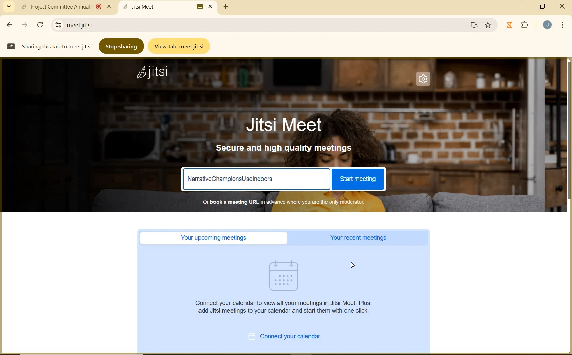 The height and width of the screenshot is (355, 572). I want to click on new tab, so click(226, 7).